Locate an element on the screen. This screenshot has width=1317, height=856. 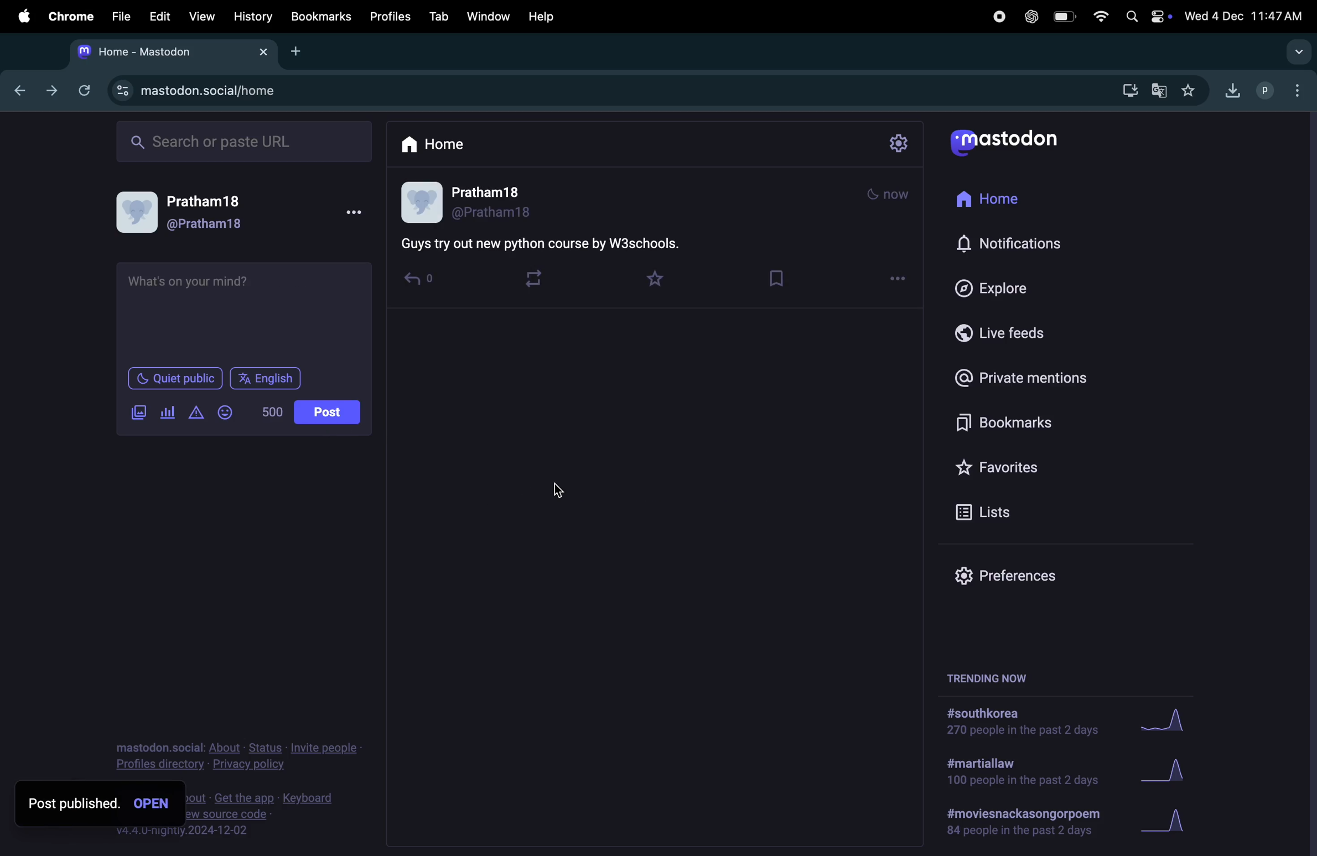
No of words is located at coordinates (271, 411).